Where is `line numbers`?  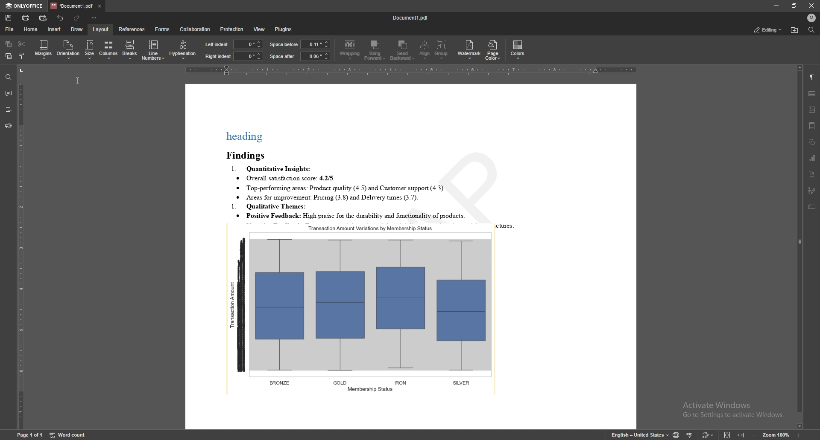 line numbers is located at coordinates (153, 50).